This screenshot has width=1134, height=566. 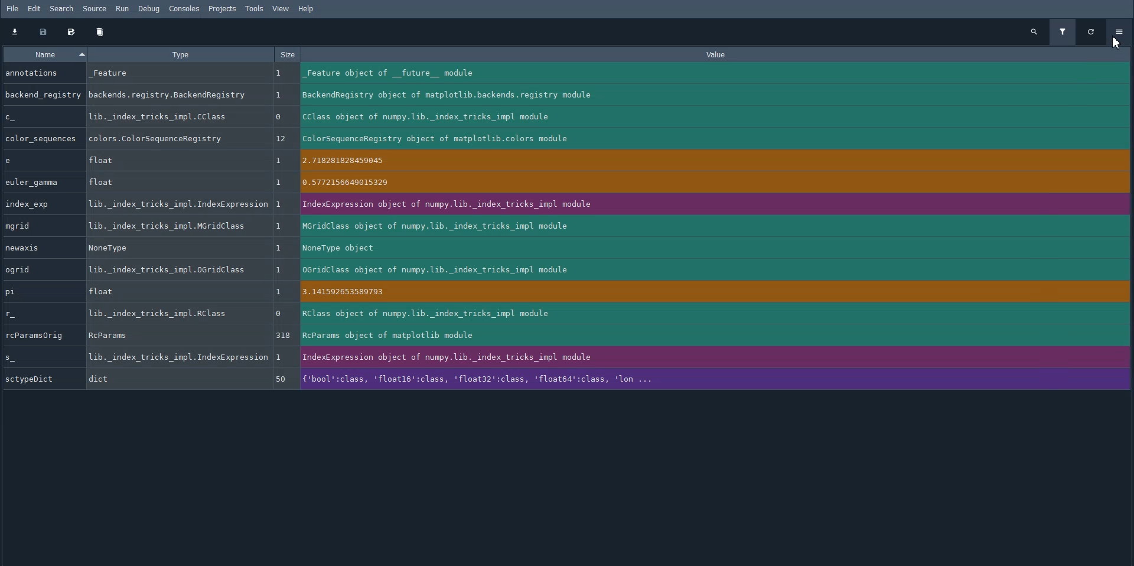 I want to click on Remove all preferences, so click(x=100, y=32).